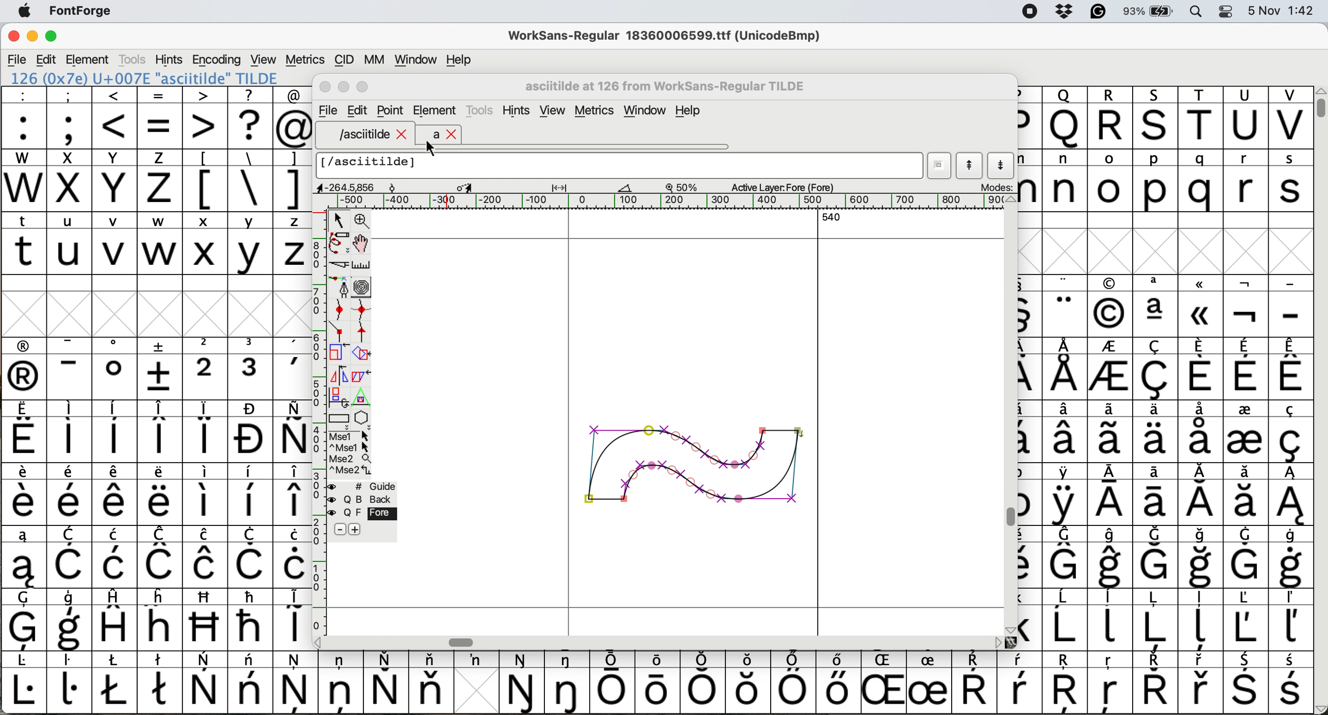 The image size is (1328, 715). What do you see at coordinates (1203, 118) in the screenshot?
I see `T` at bounding box center [1203, 118].